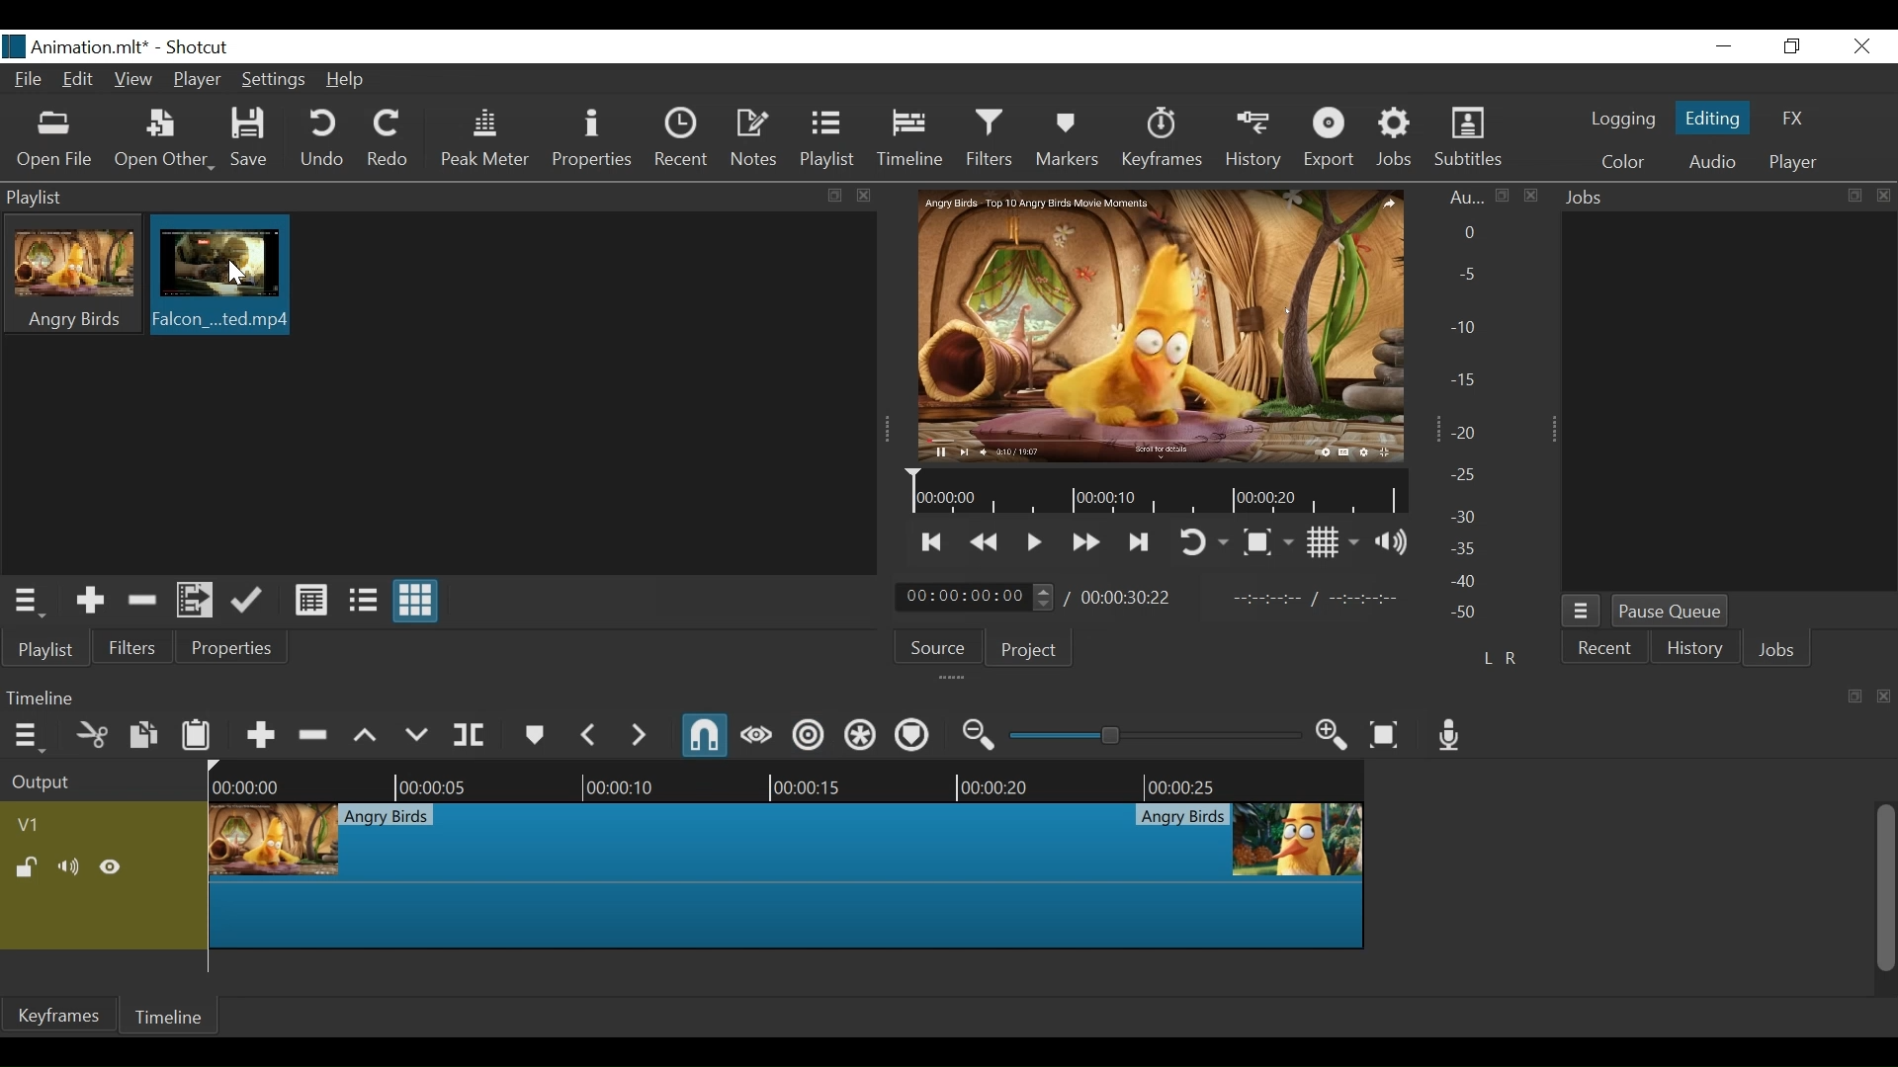 The width and height of the screenshot is (1898, 1067). I want to click on Toggle player looping, so click(1202, 544).